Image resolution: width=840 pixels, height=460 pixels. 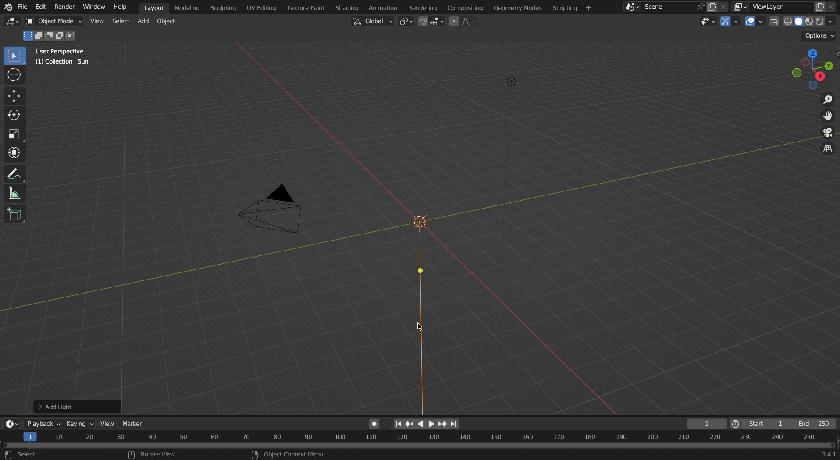 I want to click on Scale, so click(x=15, y=134).